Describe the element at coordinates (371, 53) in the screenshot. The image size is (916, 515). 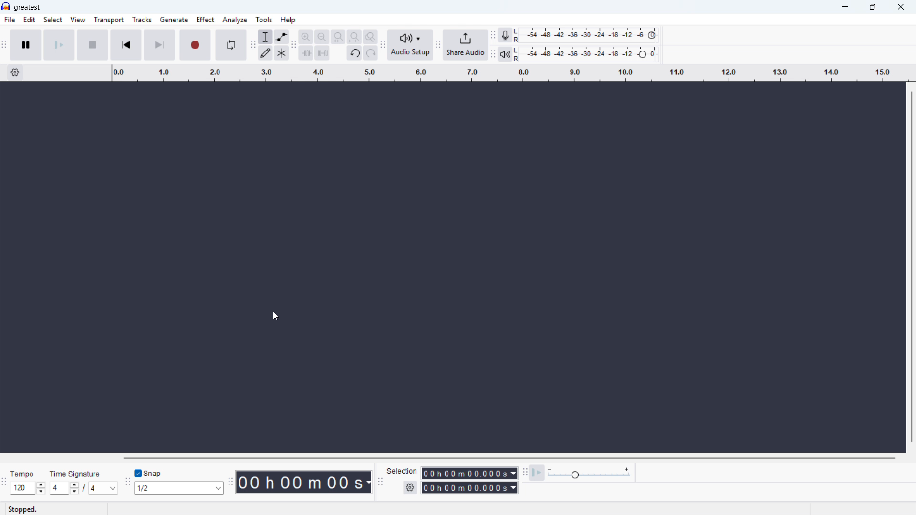
I see `redo` at that location.